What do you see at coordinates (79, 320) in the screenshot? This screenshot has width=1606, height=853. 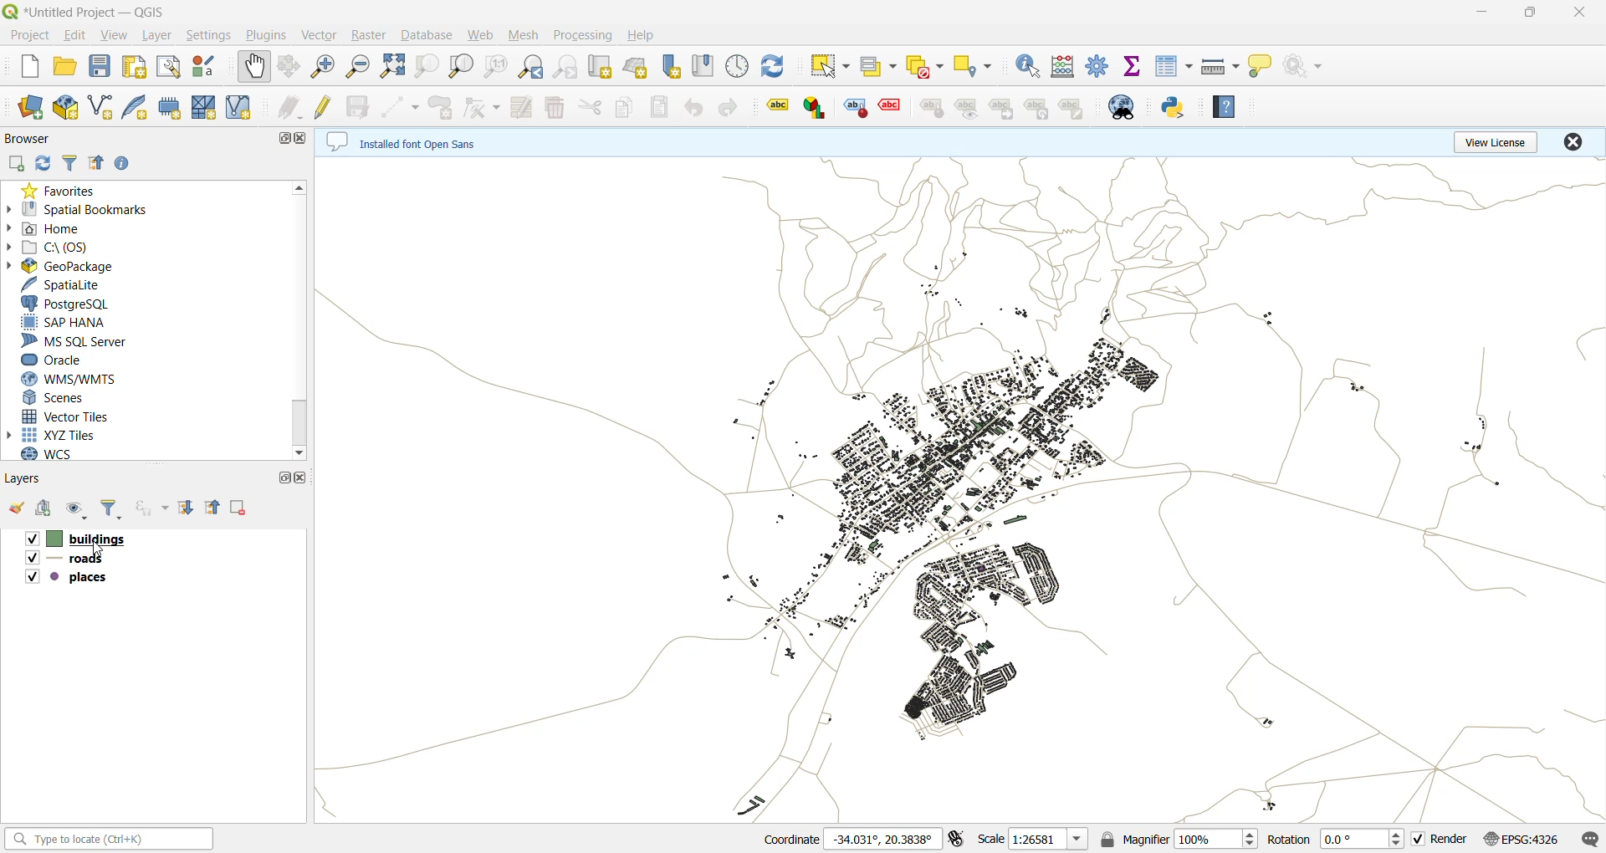 I see `sap hana` at bounding box center [79, 320].